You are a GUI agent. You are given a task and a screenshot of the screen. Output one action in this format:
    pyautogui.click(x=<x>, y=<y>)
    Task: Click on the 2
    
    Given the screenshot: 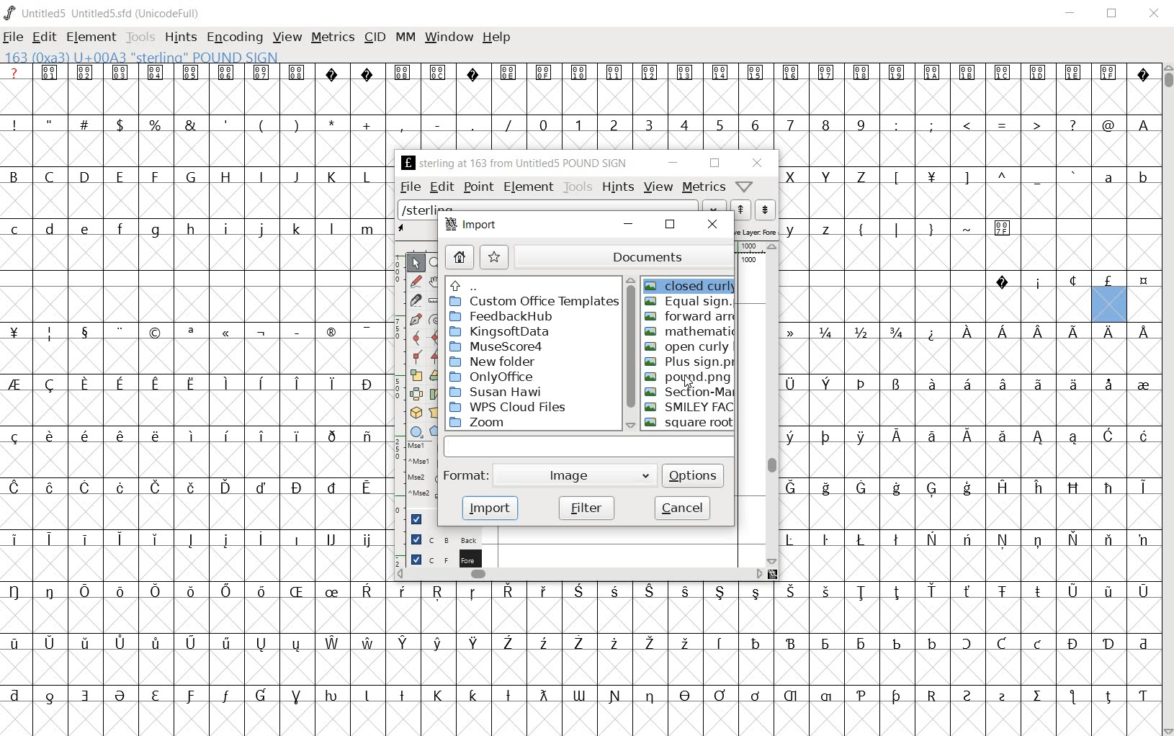 What is the action you would take?
    pyautogui.click(x=614, y=124)
    